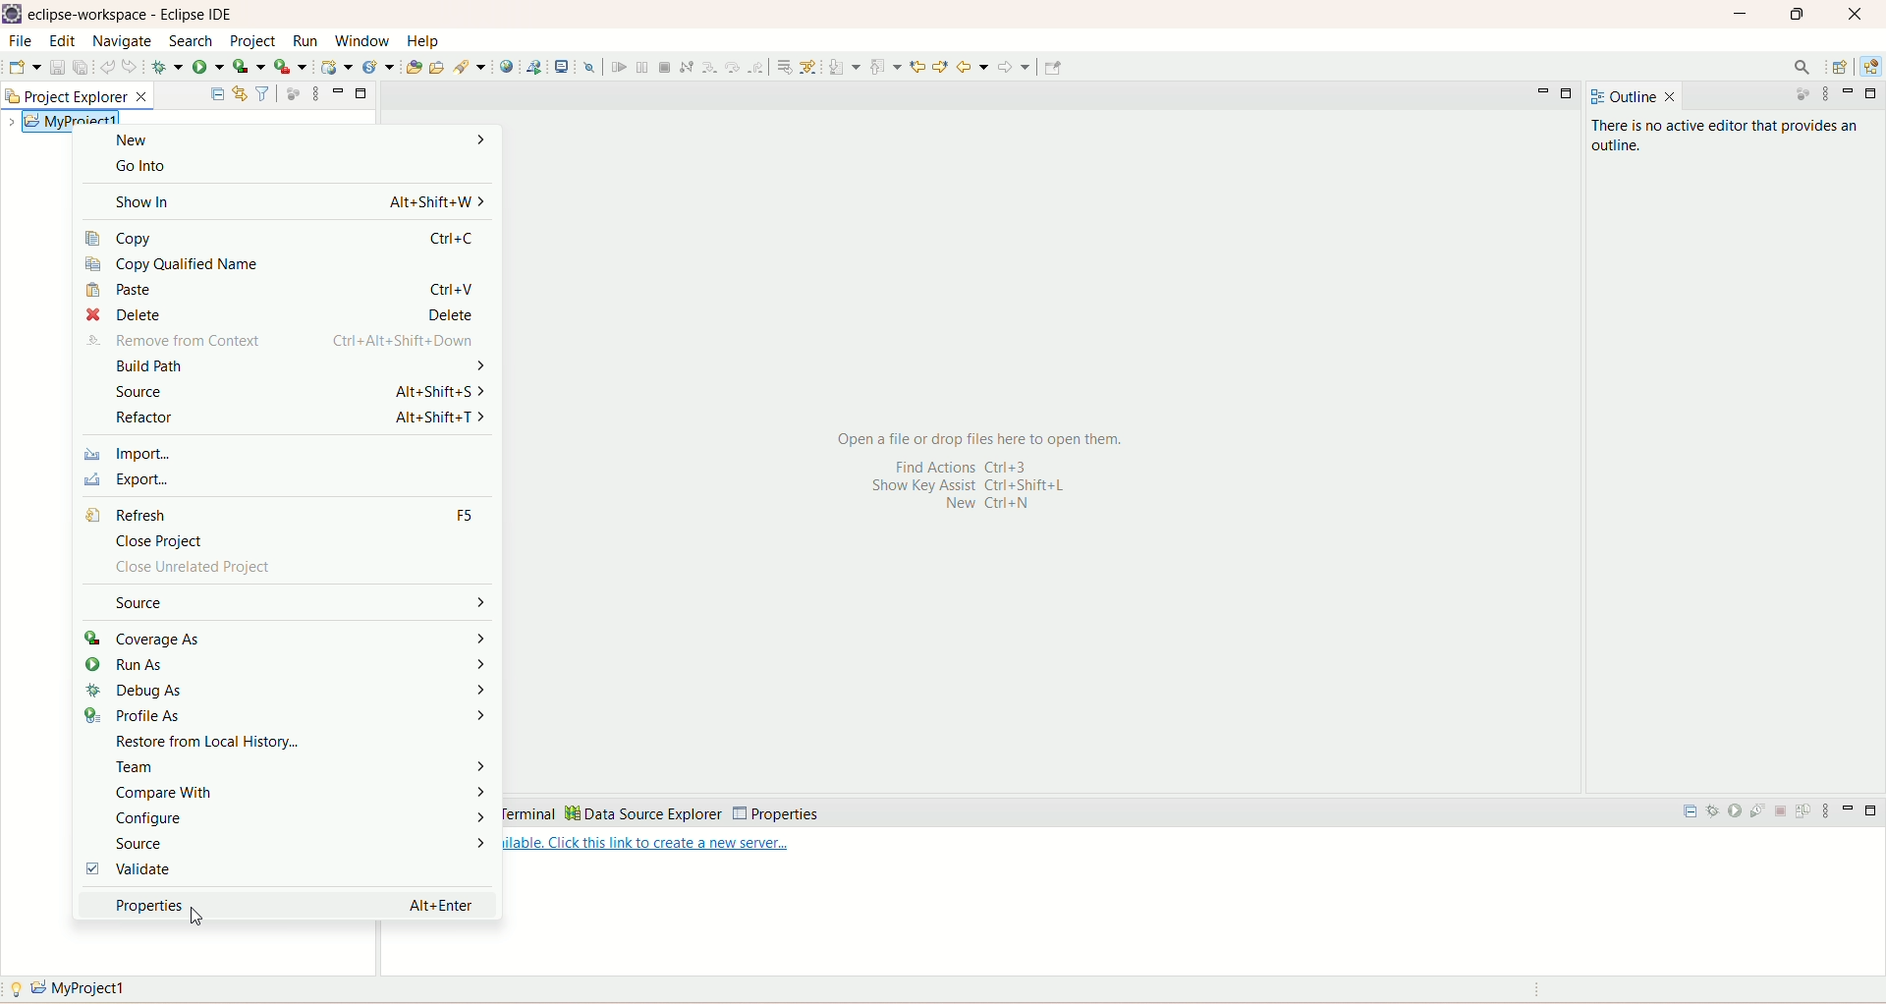 The height and width of the screenshot is (1004, 1886). What do you see at coordinates (1874, 94) in the screenshot?
I see `maximize` at bounding box center [1874, 94].